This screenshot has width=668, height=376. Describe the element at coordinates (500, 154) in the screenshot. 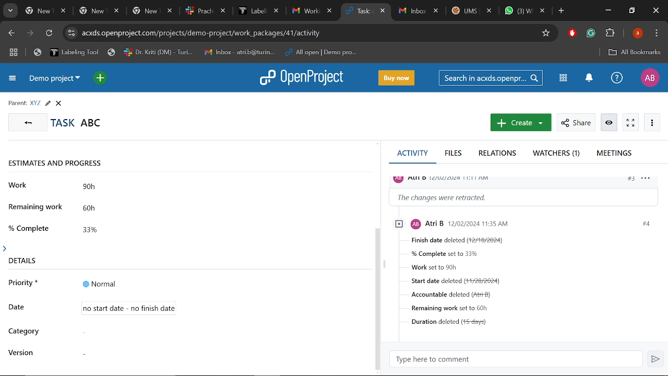

I see `Relations` at that location.